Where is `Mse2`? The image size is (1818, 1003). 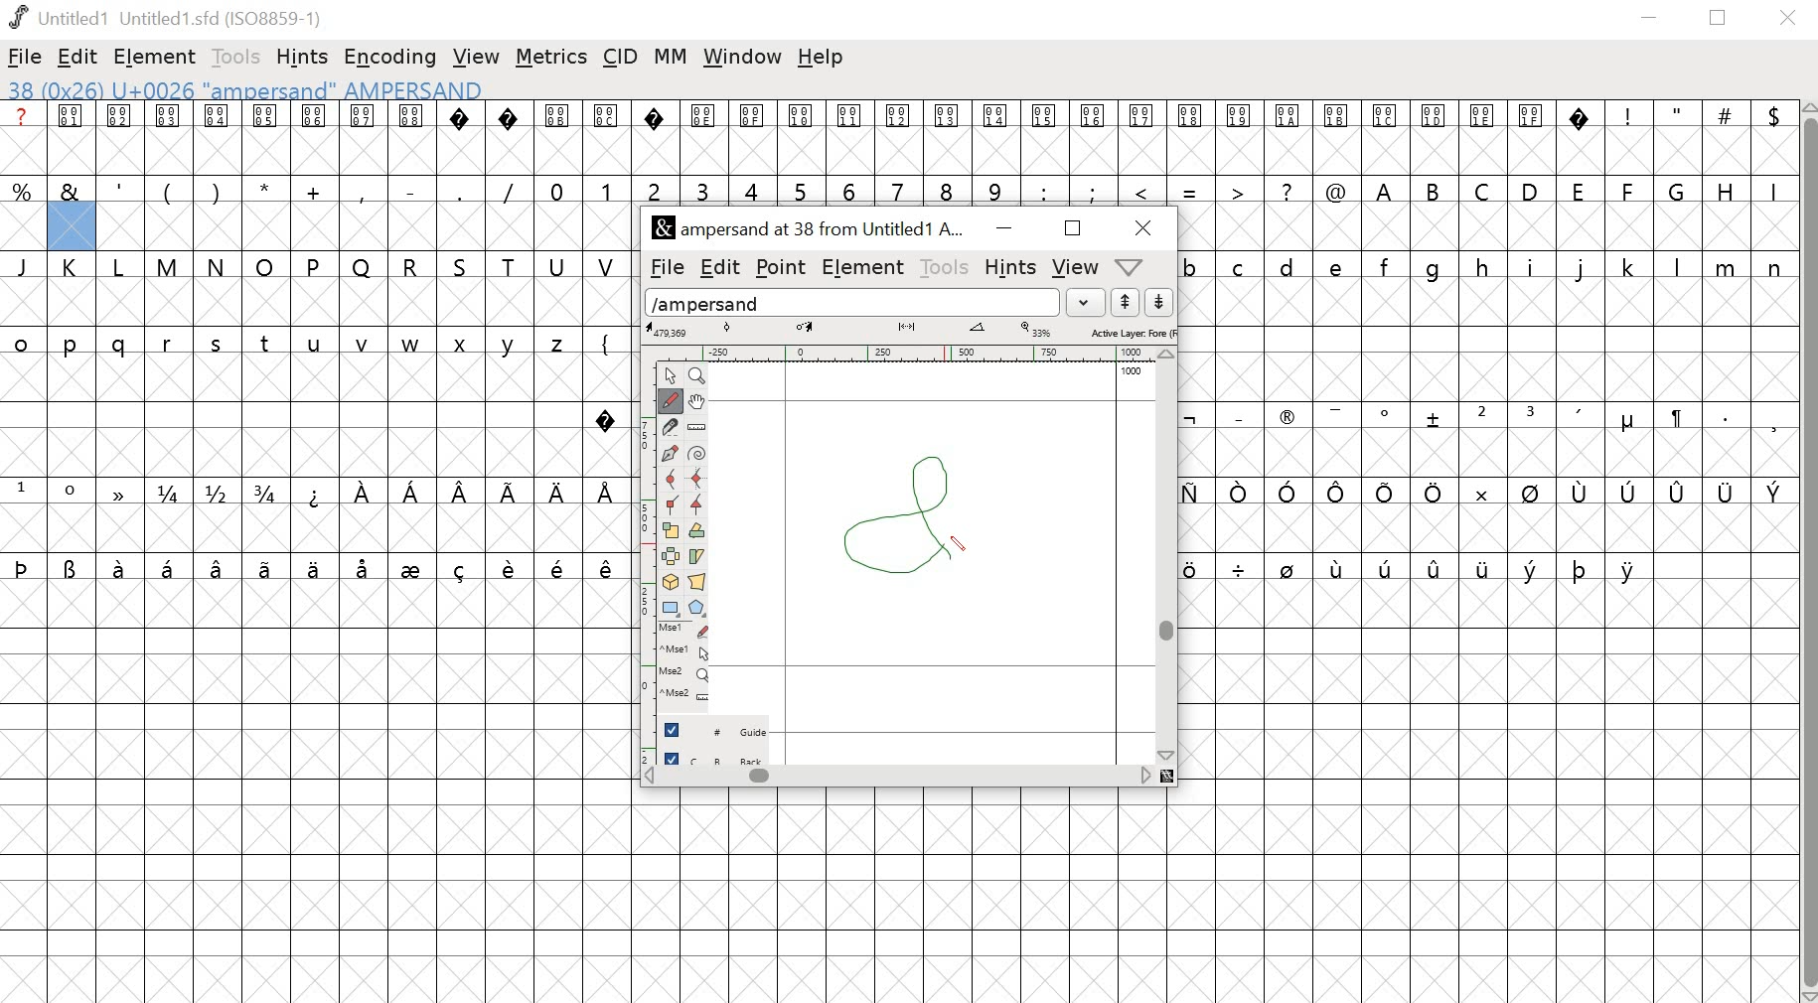 Mse2 is located at coordinates (686, 673).